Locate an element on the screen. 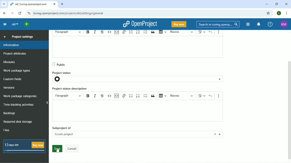 Image resolution: width=291 pixels, height=163 pixels. Minimize is located at coordinates (267, 4).